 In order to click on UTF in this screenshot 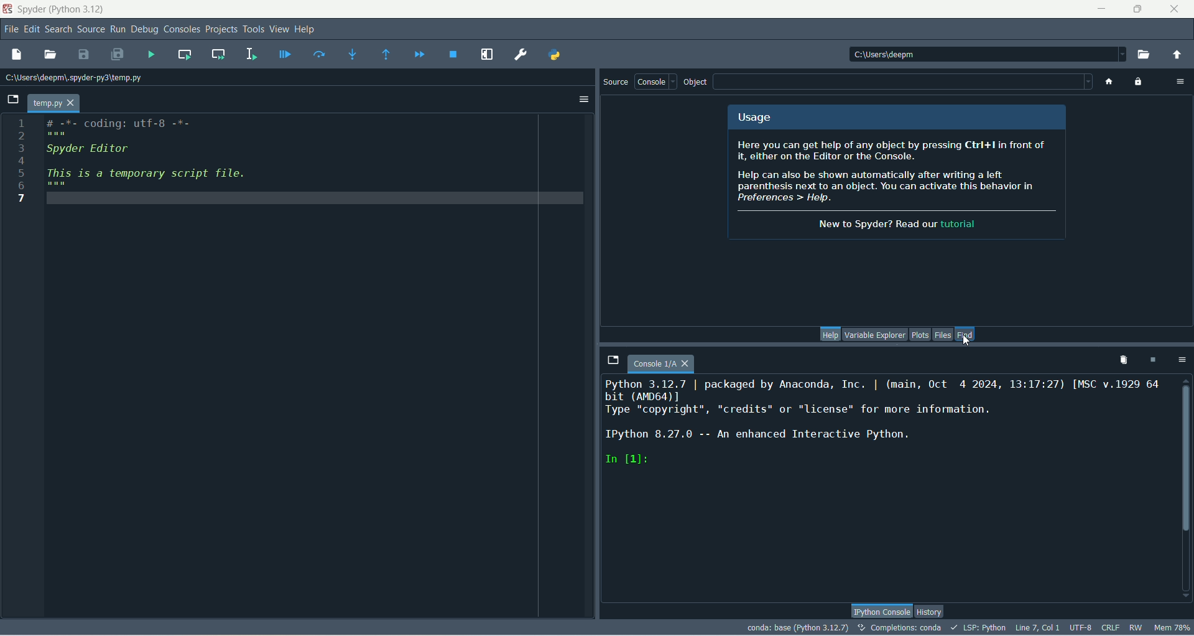, I will do `click(1081, 627)`.